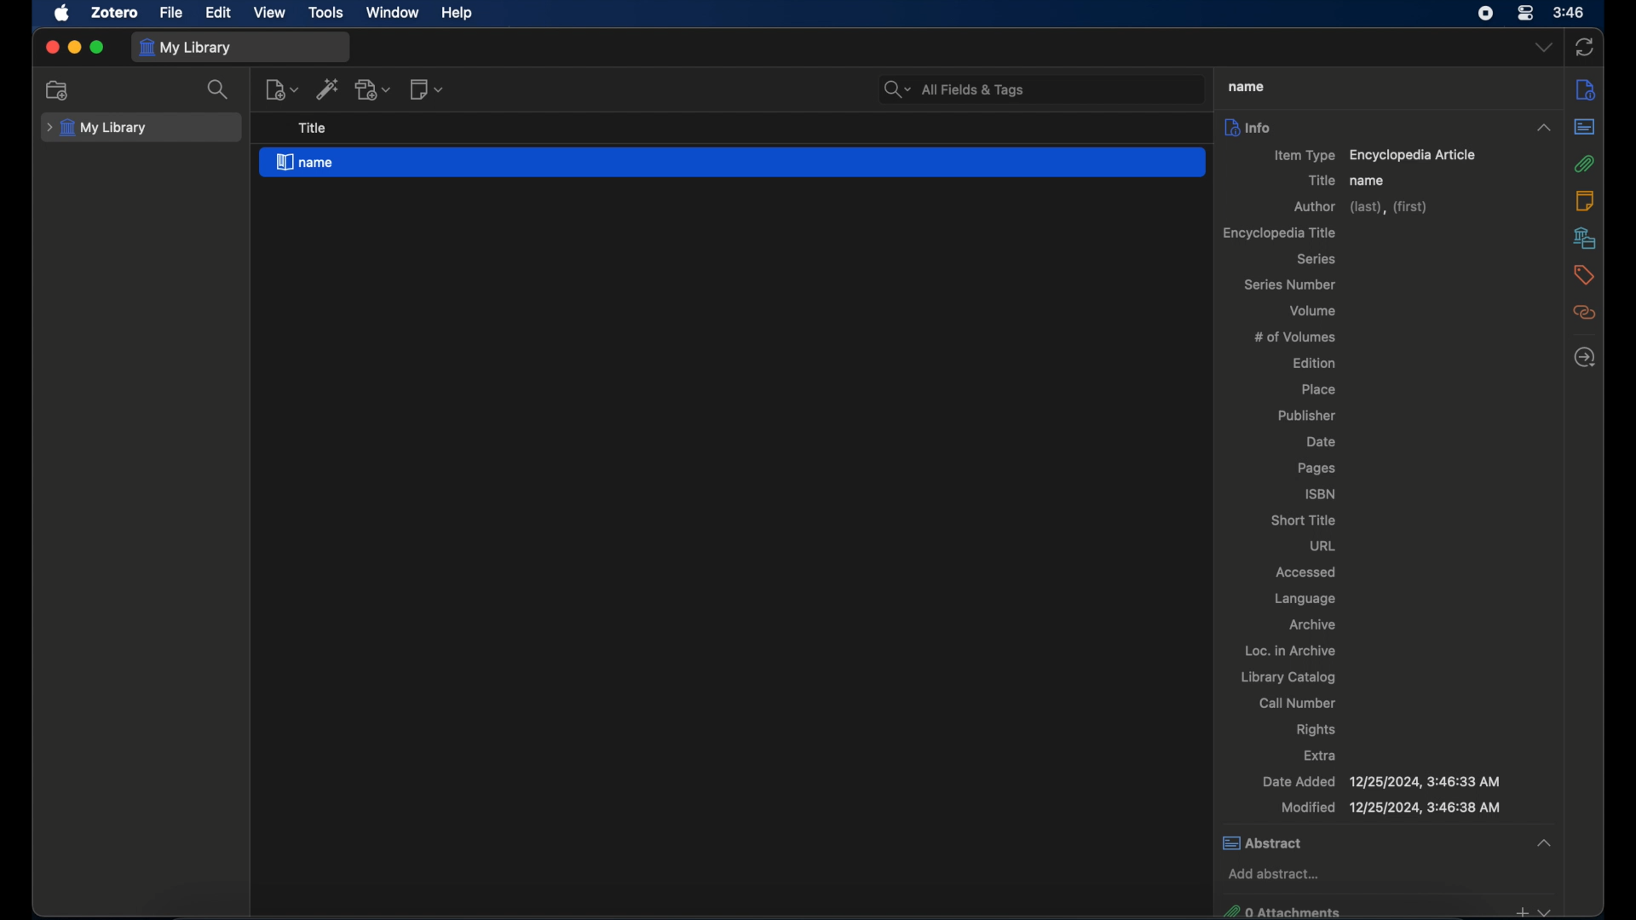 The height and width of the screenshot is (920, 1636). What do you see at coordinates (117, 11) in the screenshot?
I see `zotero` at bounding box center [117, 11].